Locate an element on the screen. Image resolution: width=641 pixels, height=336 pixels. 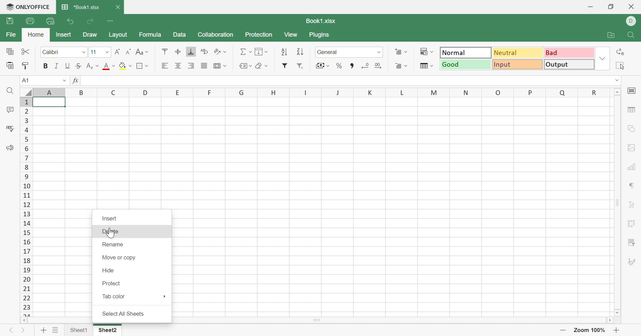
Drop Down is located at coordinates (618, 79).